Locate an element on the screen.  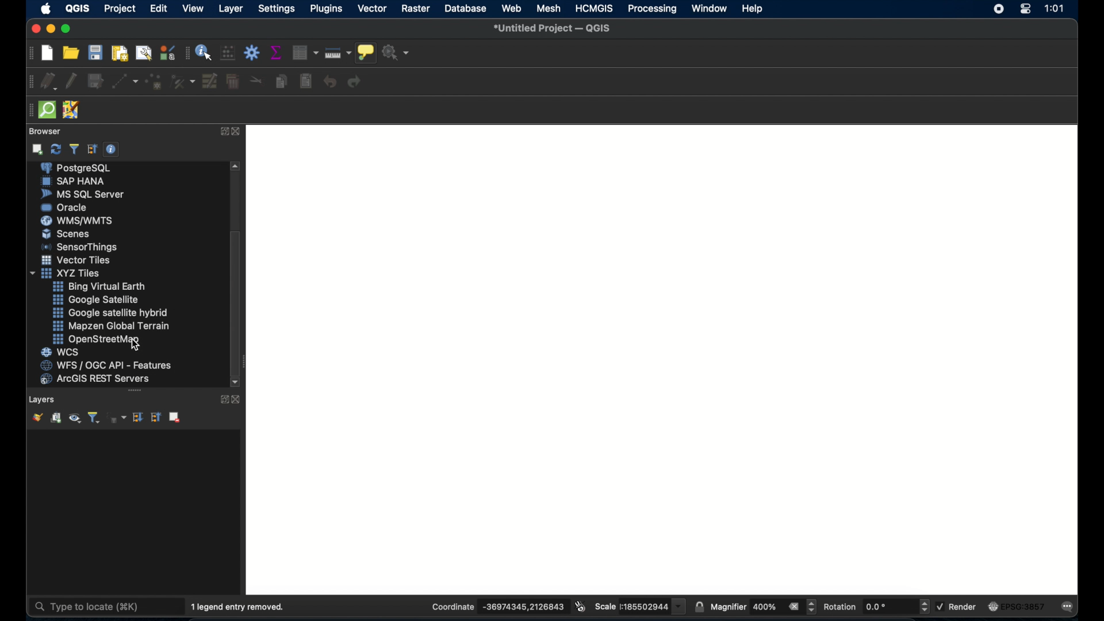
enable/disable properties widget is located at coordinates (111, 149).